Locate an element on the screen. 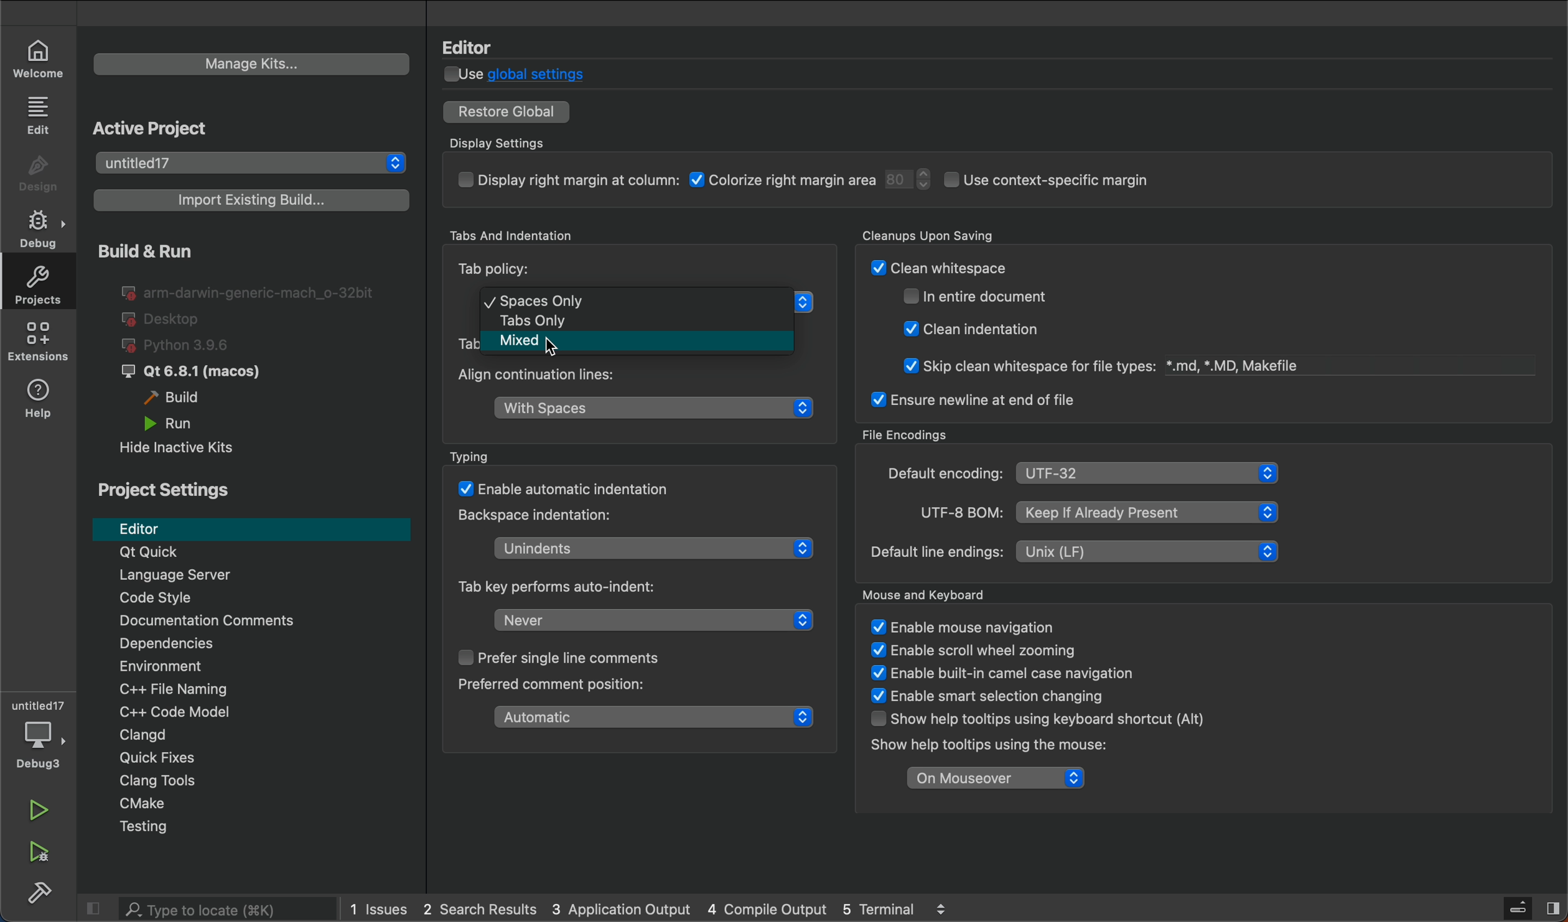 This screenshot has height=922, width=1568. manage kits is located at coordinates (254, 64).